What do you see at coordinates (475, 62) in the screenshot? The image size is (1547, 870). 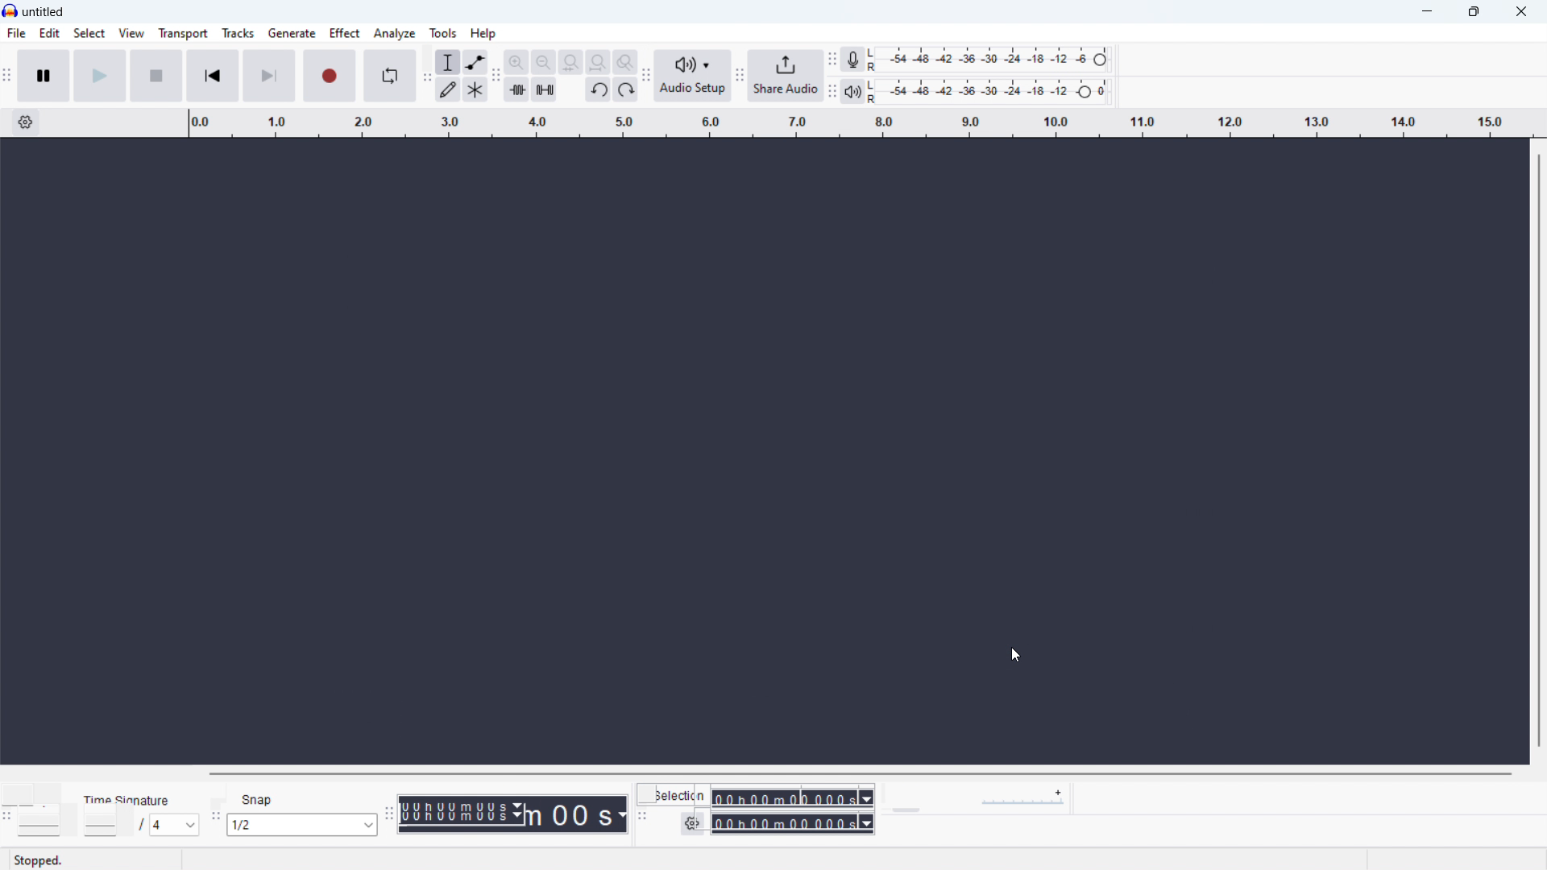 I see `envelop tool` at bounding box center [475, 62].